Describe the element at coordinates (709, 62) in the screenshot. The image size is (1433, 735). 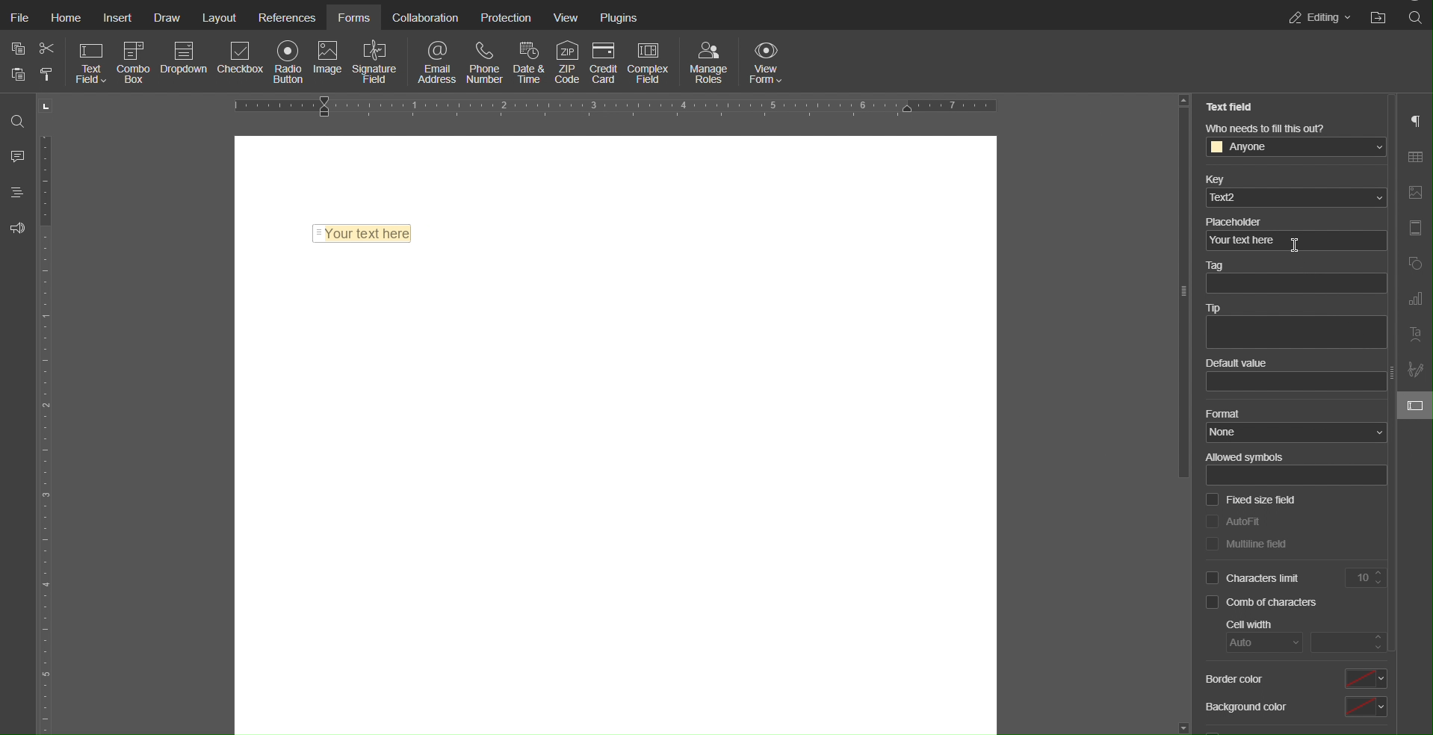
I see `Manage Roles` at that location.